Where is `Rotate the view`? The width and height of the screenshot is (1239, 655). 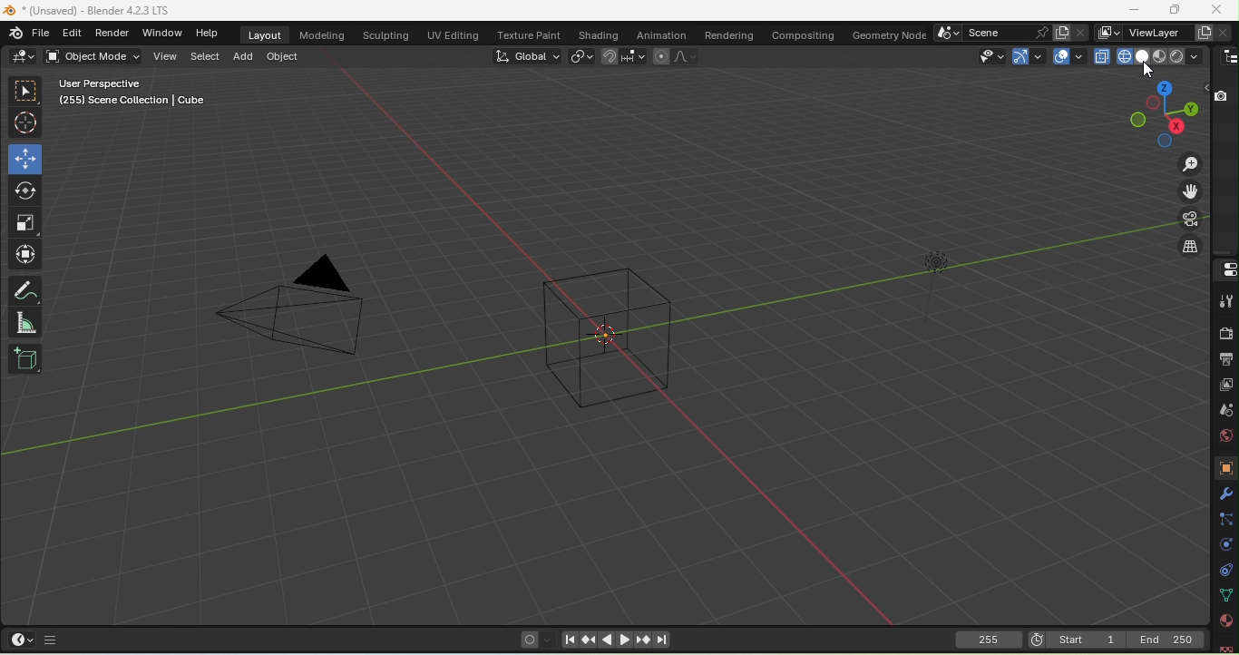 Rotate the view is located at coordinates (1165, 142).